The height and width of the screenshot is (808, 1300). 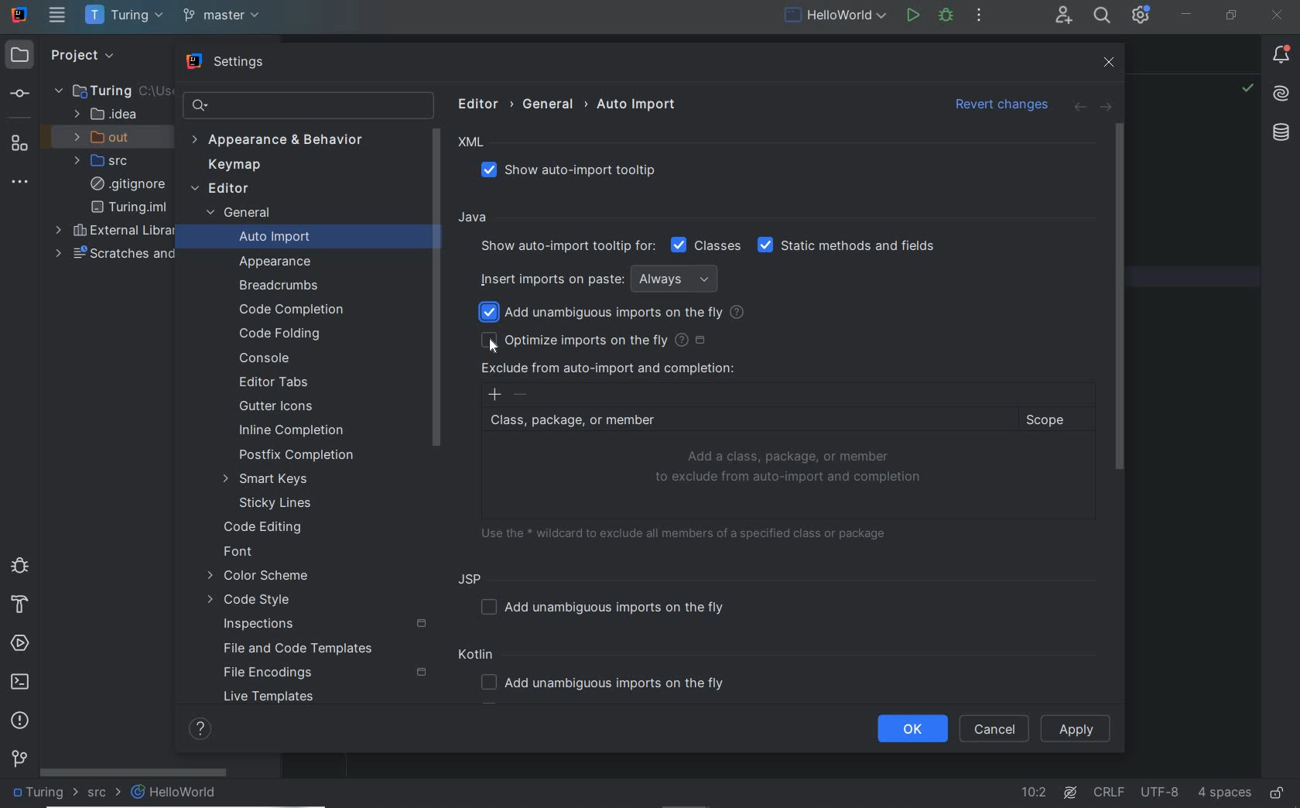 What do you see at coordinates (264, 358) in the screenshot?
I see `CONSOLE` at bounding box center [264, 358].